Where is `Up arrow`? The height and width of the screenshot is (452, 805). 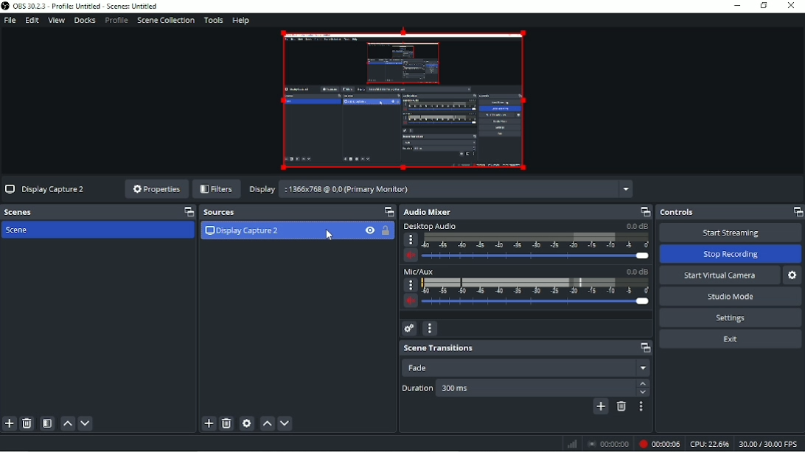
Up arrow is located at coordinates (642, 384).